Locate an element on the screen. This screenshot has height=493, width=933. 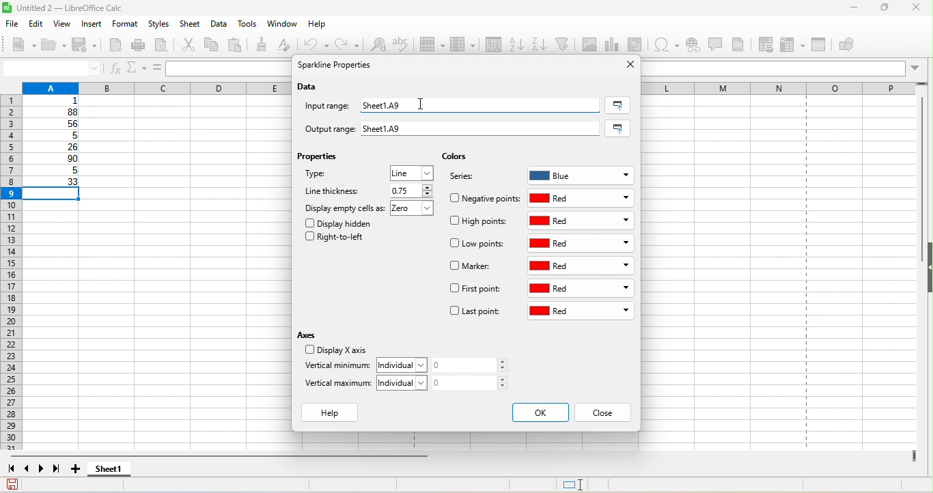
new is located at coordinates (19, 44).